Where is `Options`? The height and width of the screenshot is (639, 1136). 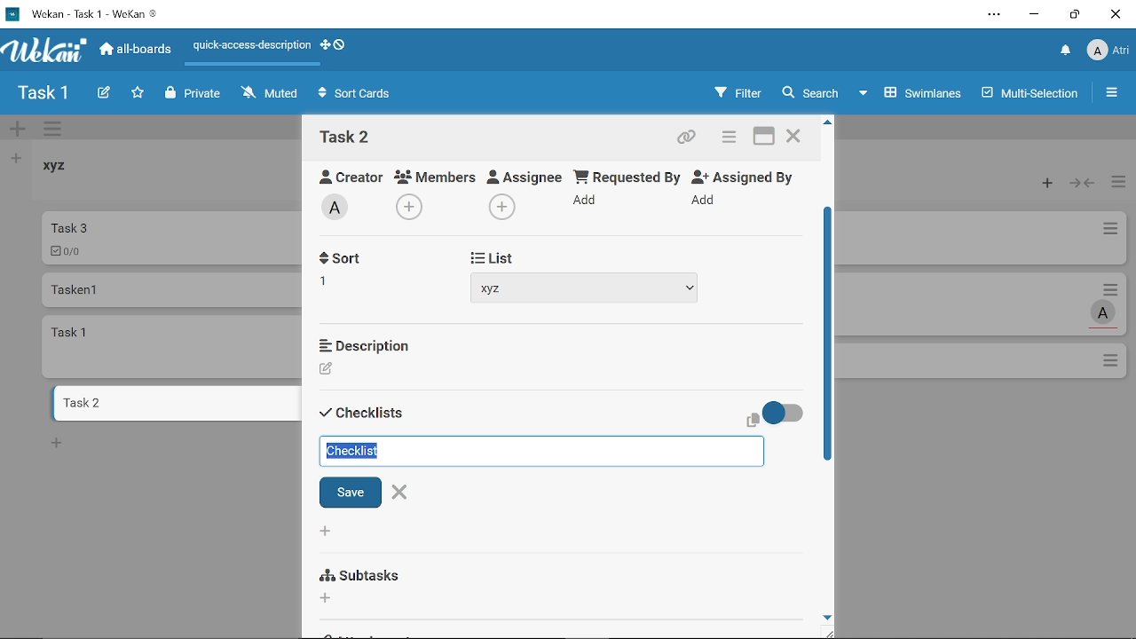 Options is located at coordinates (1112, 362).